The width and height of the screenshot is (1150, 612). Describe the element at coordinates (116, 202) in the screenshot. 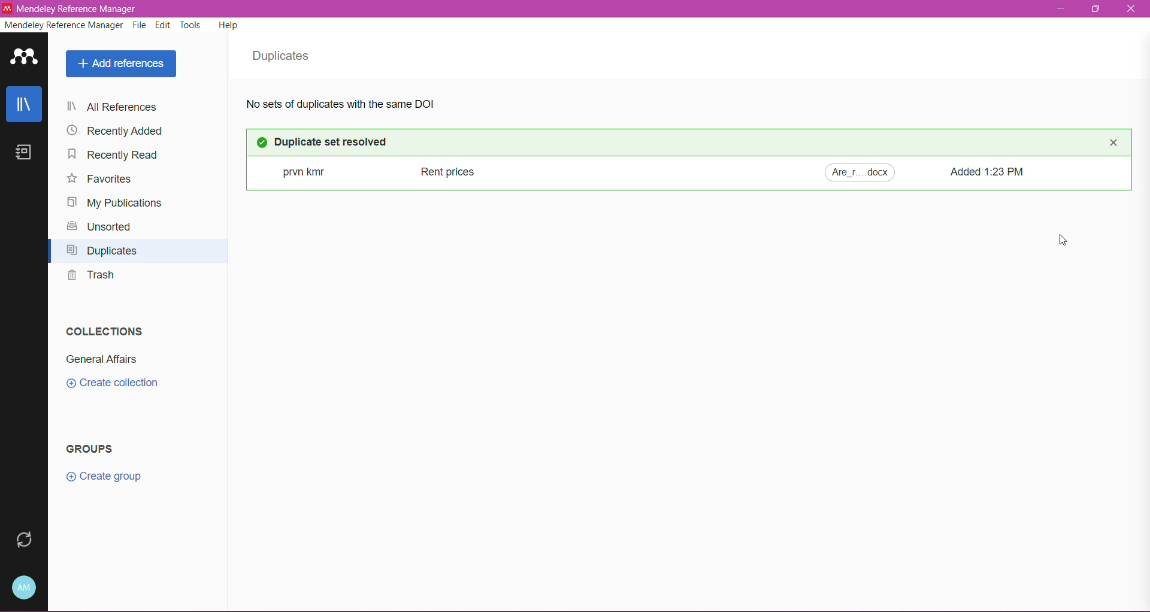

I see `My Publications` at that location.